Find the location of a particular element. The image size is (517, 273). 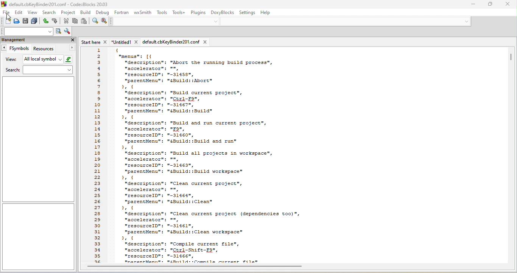

undo is located at coordinates (45, 21).